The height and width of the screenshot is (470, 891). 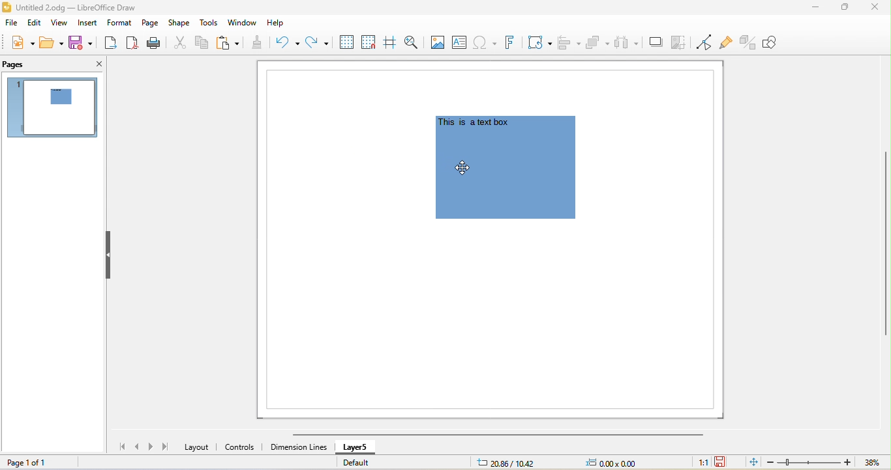 What do you see at coordinates (512, 43) in the screenshot?
I see `font work text` at bounding box center [512, 43].